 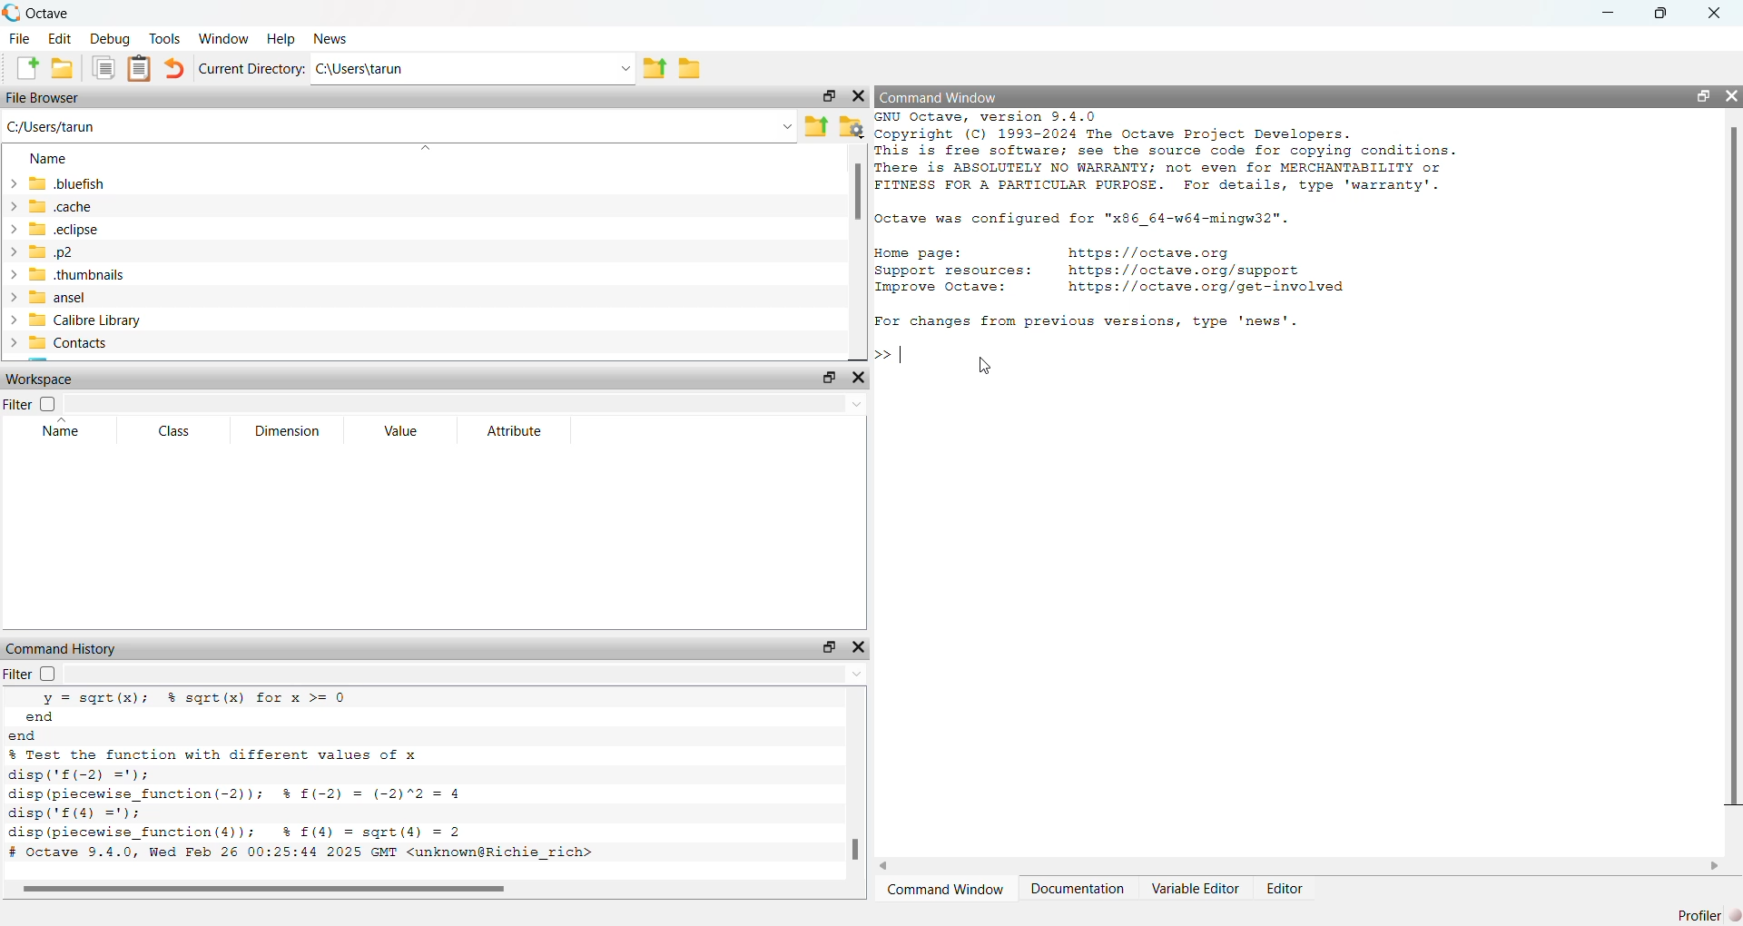 What do you see at coordinates (857, 646) in the screenshot?
I see `Close` at bounding box center [857, 646].